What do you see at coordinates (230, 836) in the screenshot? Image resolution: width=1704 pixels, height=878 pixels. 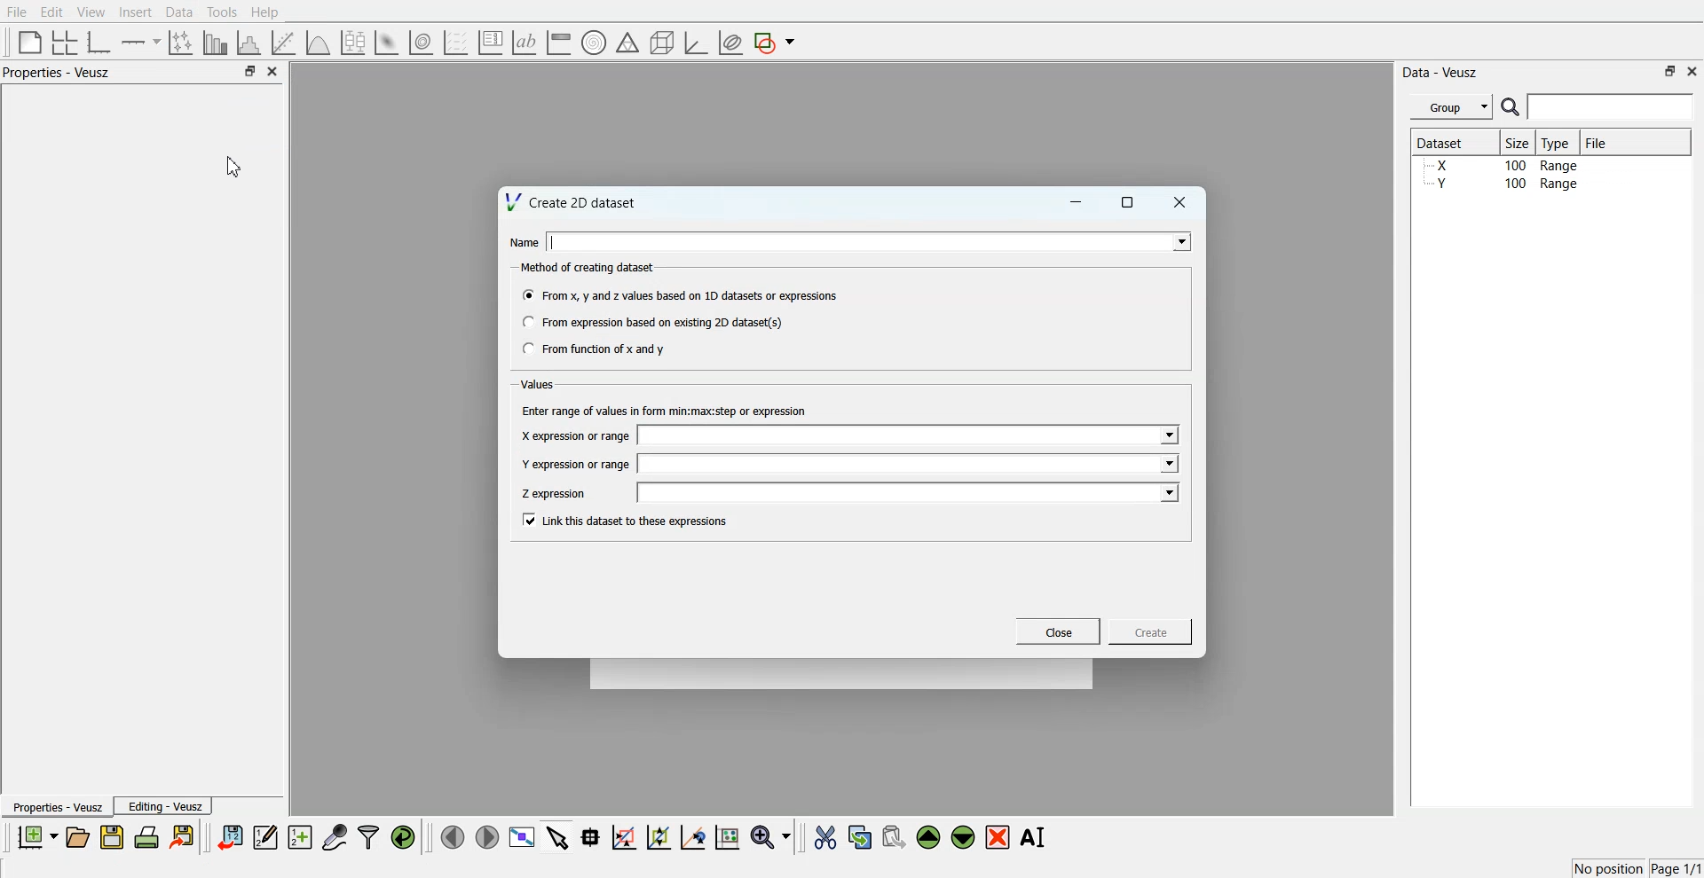 I see `Import dataset from veusz` at bounding box center [230, 836].